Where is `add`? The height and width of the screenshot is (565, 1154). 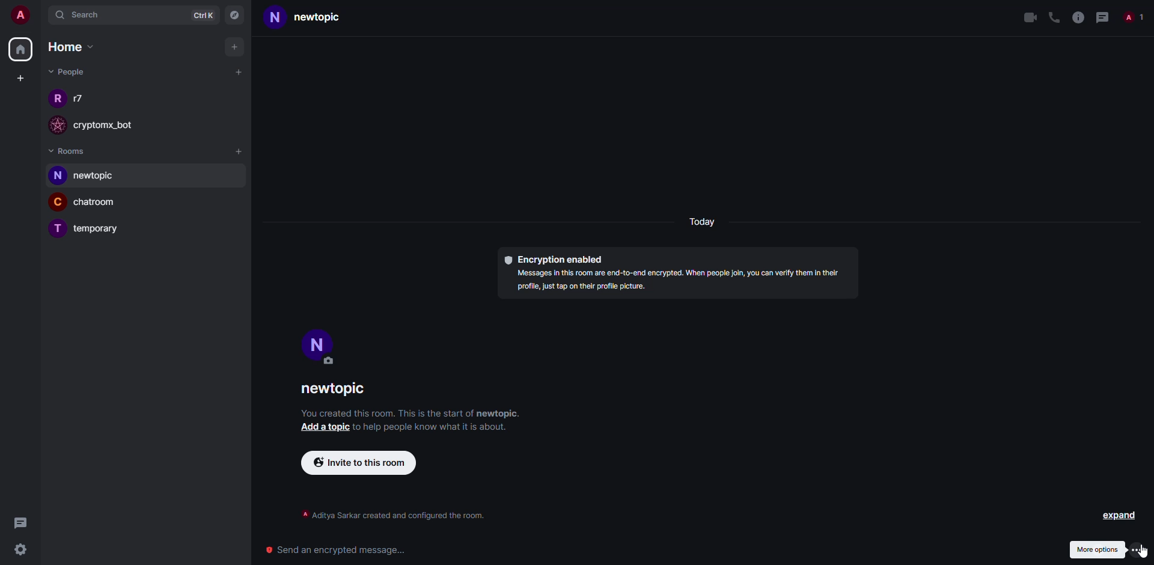
add is located at coordinates (233, 46).